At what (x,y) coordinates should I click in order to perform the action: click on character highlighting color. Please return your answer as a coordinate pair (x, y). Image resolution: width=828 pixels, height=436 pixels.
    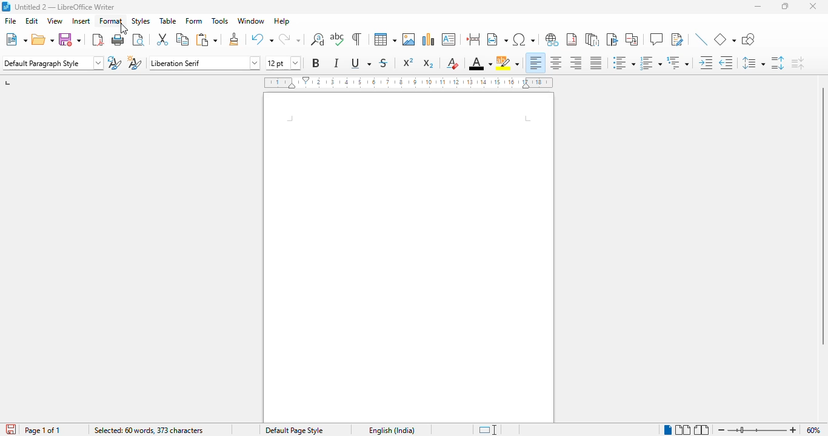
    Looking at the image, I should click on (508, 63).